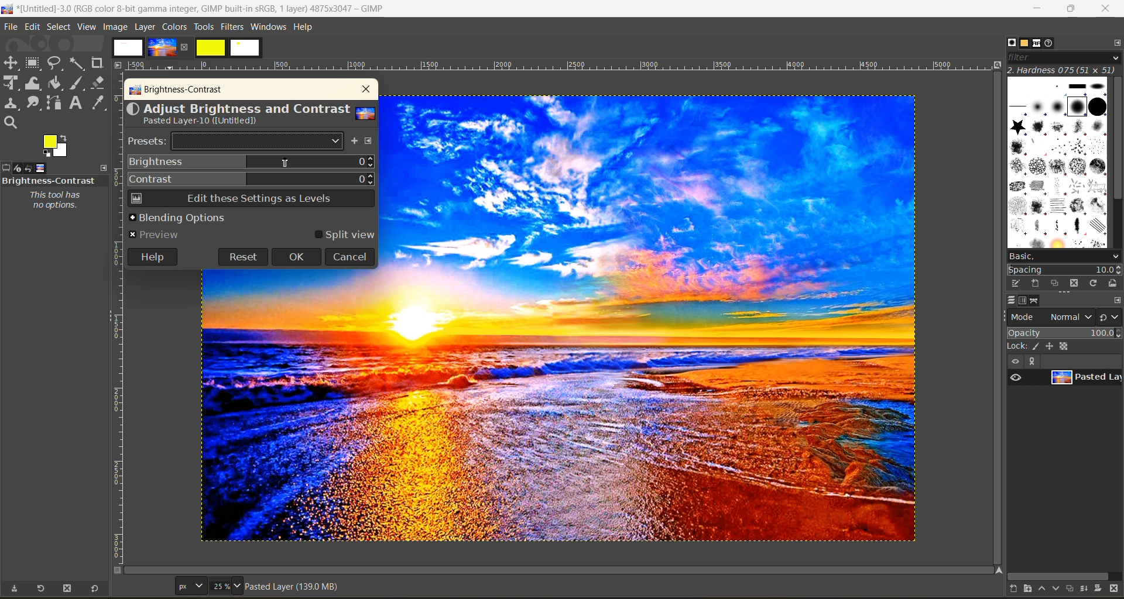 This screenshot has height=599, width=1124. I want to click on fonts, so click(1040, 44).